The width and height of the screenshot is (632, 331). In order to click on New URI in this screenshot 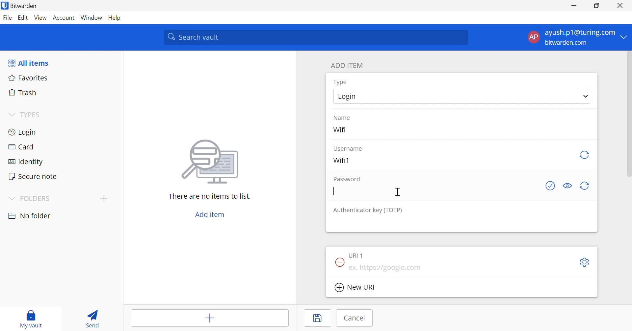, I will do `click(356, 288)`.